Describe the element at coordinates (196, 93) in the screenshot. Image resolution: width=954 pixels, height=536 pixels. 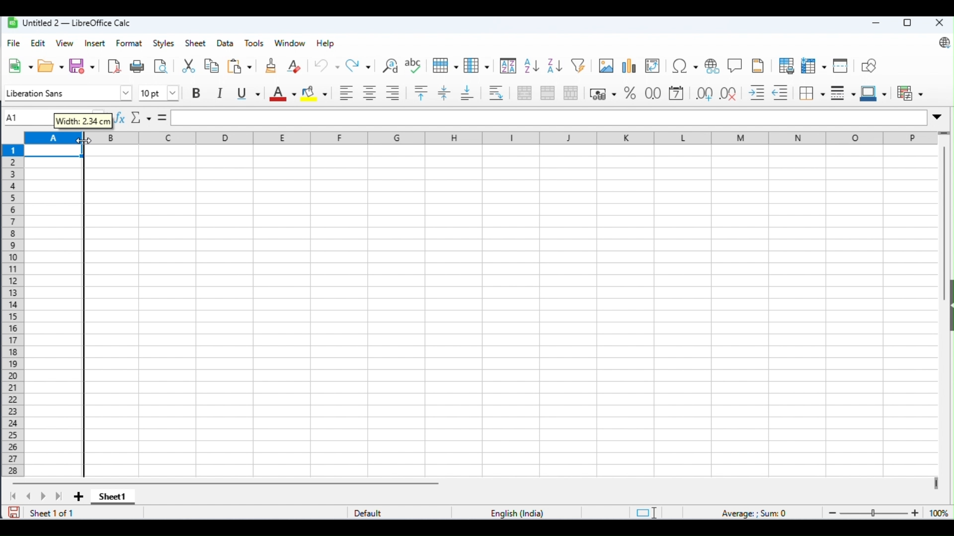
I see `bold` at that location.